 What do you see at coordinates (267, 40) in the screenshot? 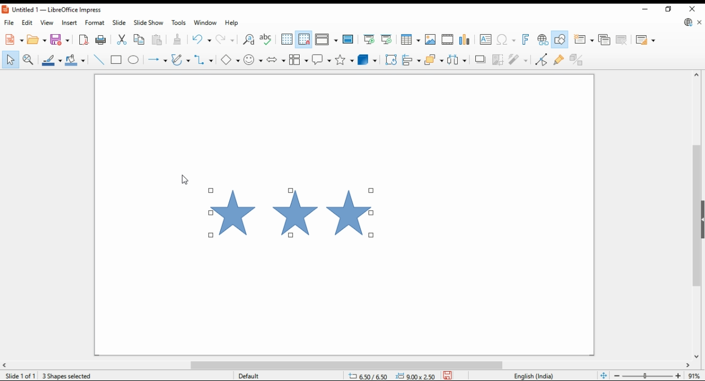
I see `check spelling` at bounding box center [267, 40].